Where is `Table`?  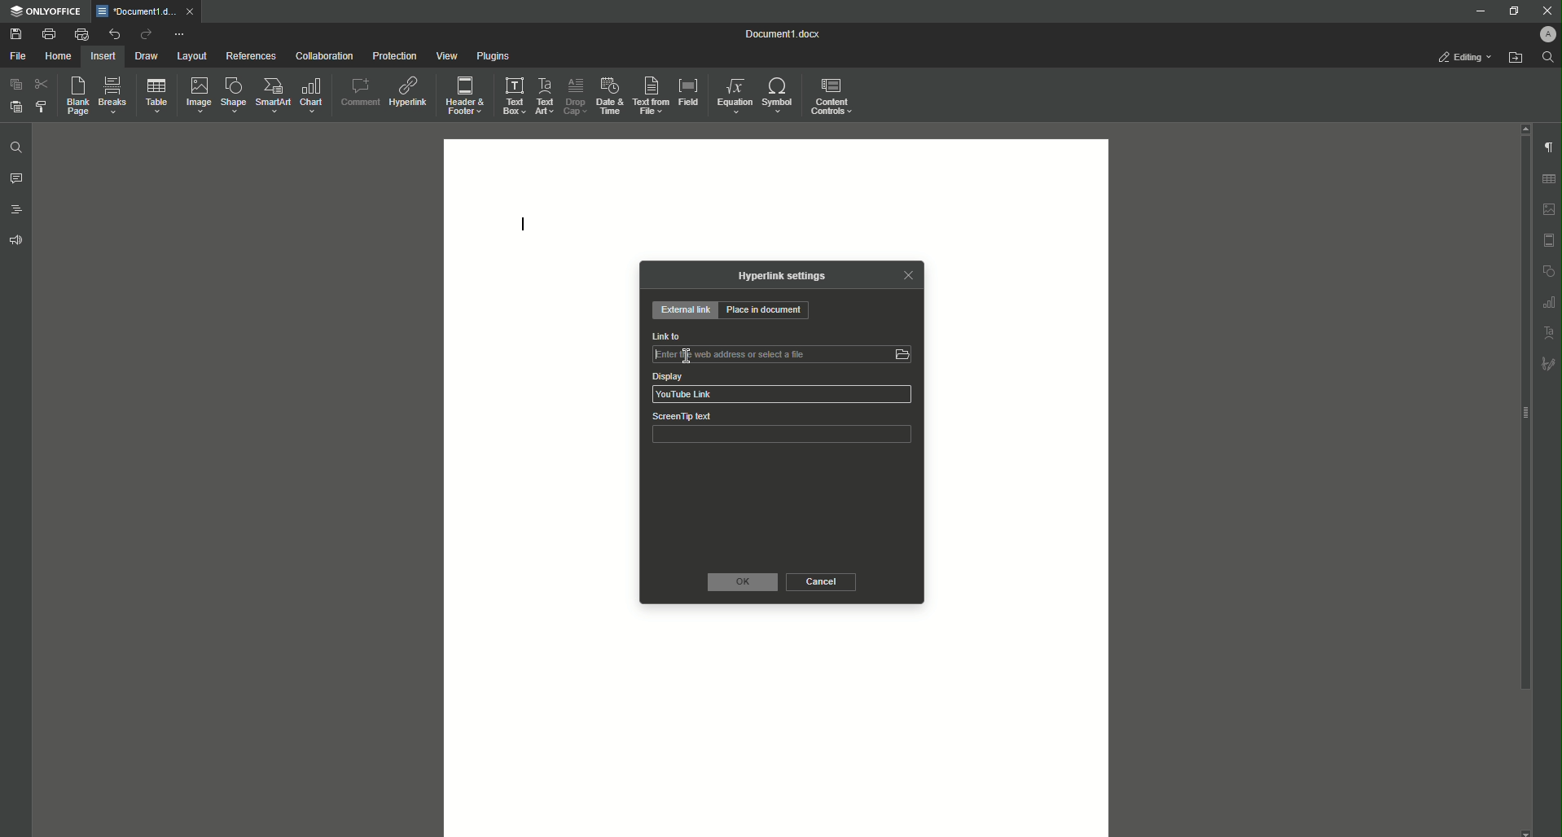
Table is located at coordinates (158, 96).